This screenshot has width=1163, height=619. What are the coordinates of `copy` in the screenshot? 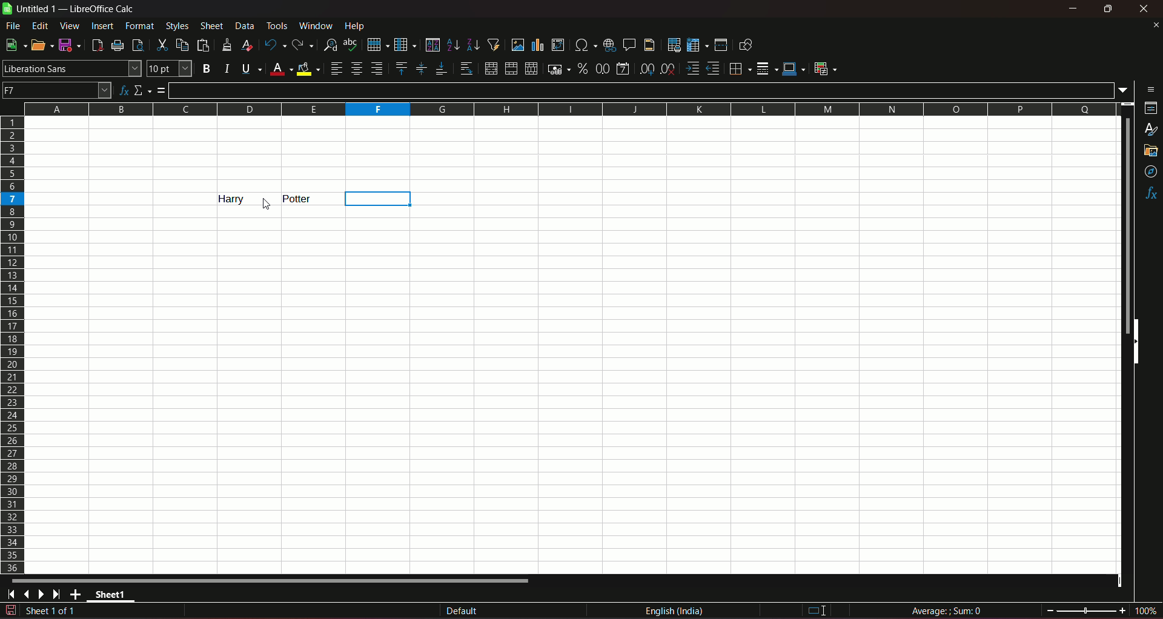 It's located at (182, 45).